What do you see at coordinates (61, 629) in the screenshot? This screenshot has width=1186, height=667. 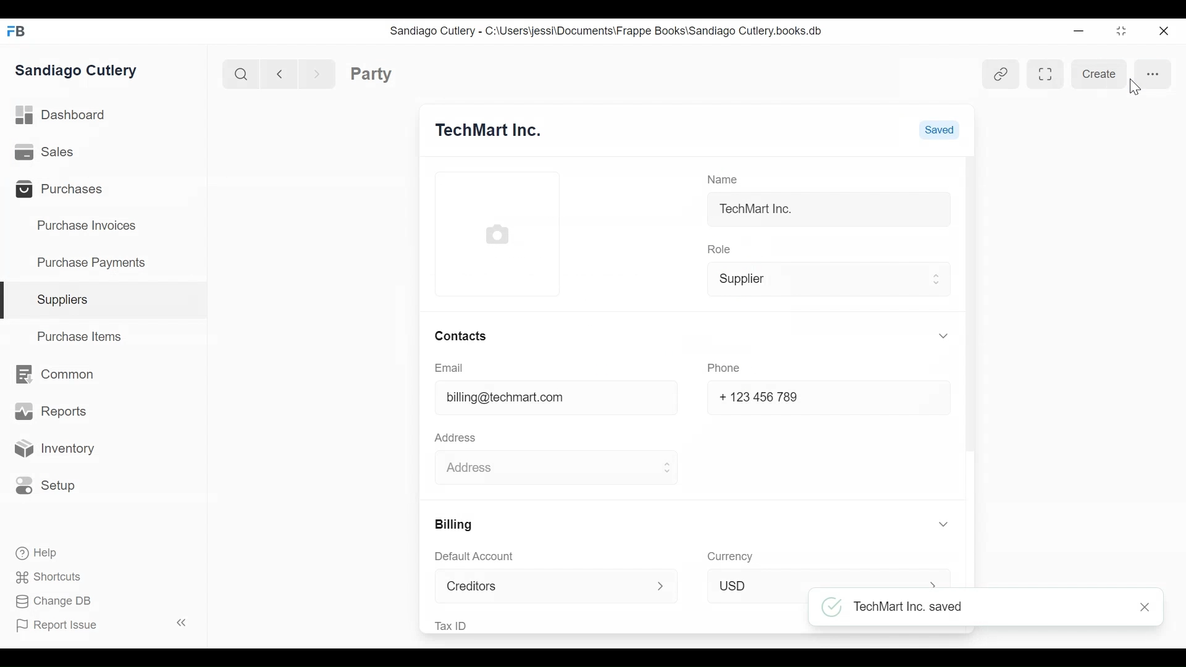 I see `[FP Report Issue` at bounding box center [61, 629].